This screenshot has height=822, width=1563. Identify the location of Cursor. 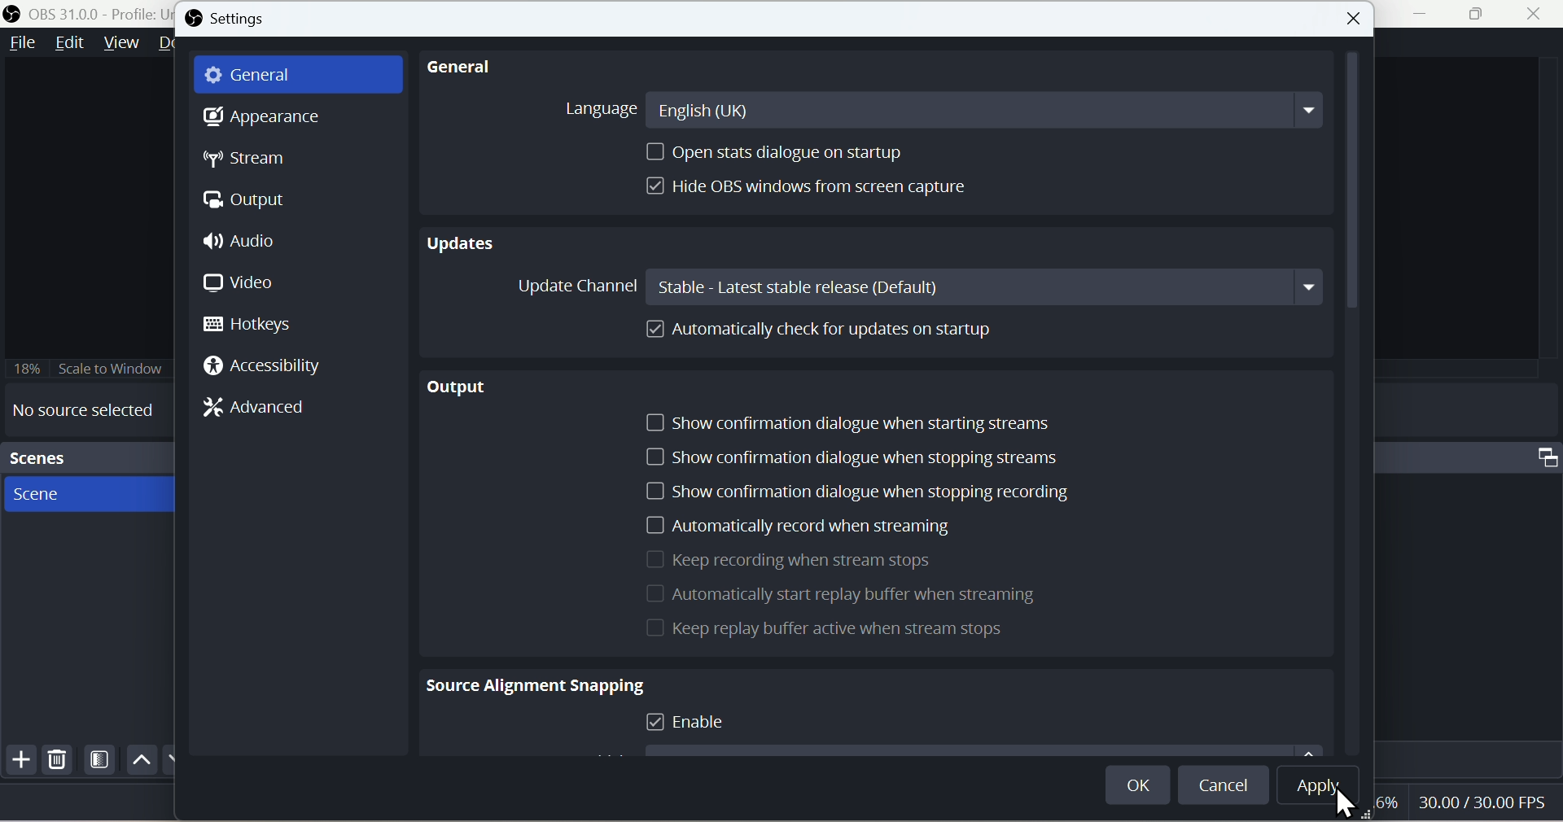
(1346, 802).